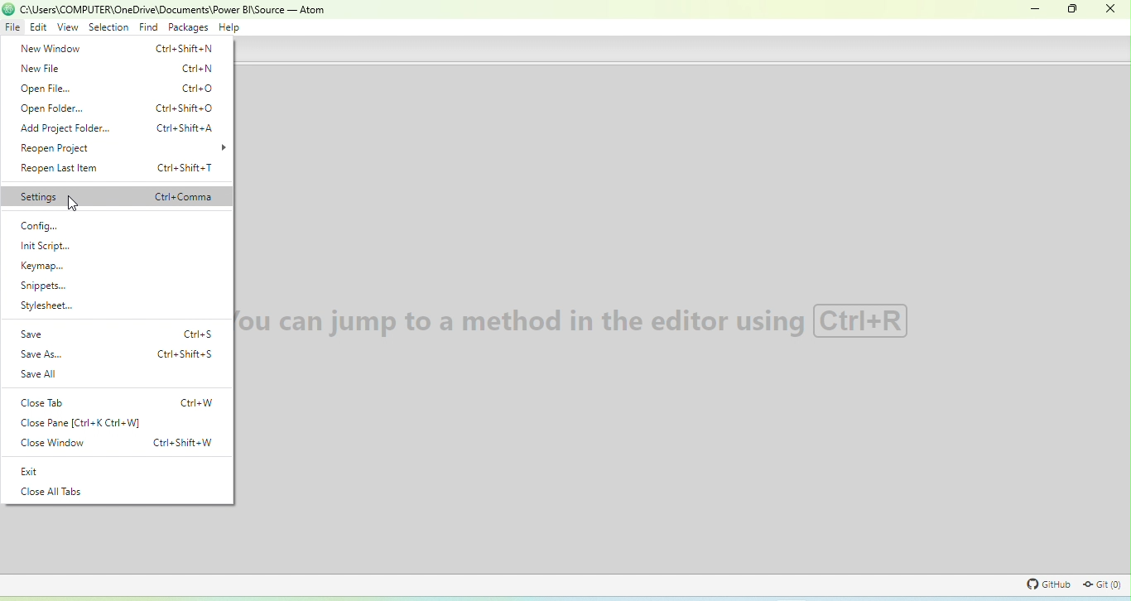  Describe the element at coordinates (118, 108) in the screenshot. I see `open folder` at that location.